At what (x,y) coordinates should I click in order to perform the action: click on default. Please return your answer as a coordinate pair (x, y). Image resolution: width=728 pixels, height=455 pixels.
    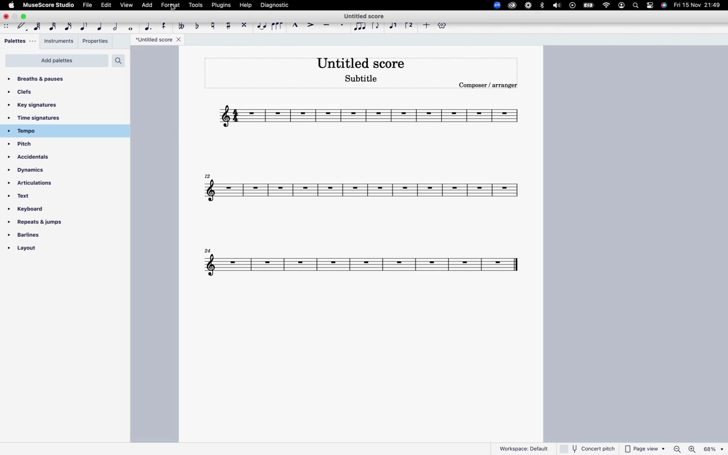
    Looking at the image, I should click on (23, 26).